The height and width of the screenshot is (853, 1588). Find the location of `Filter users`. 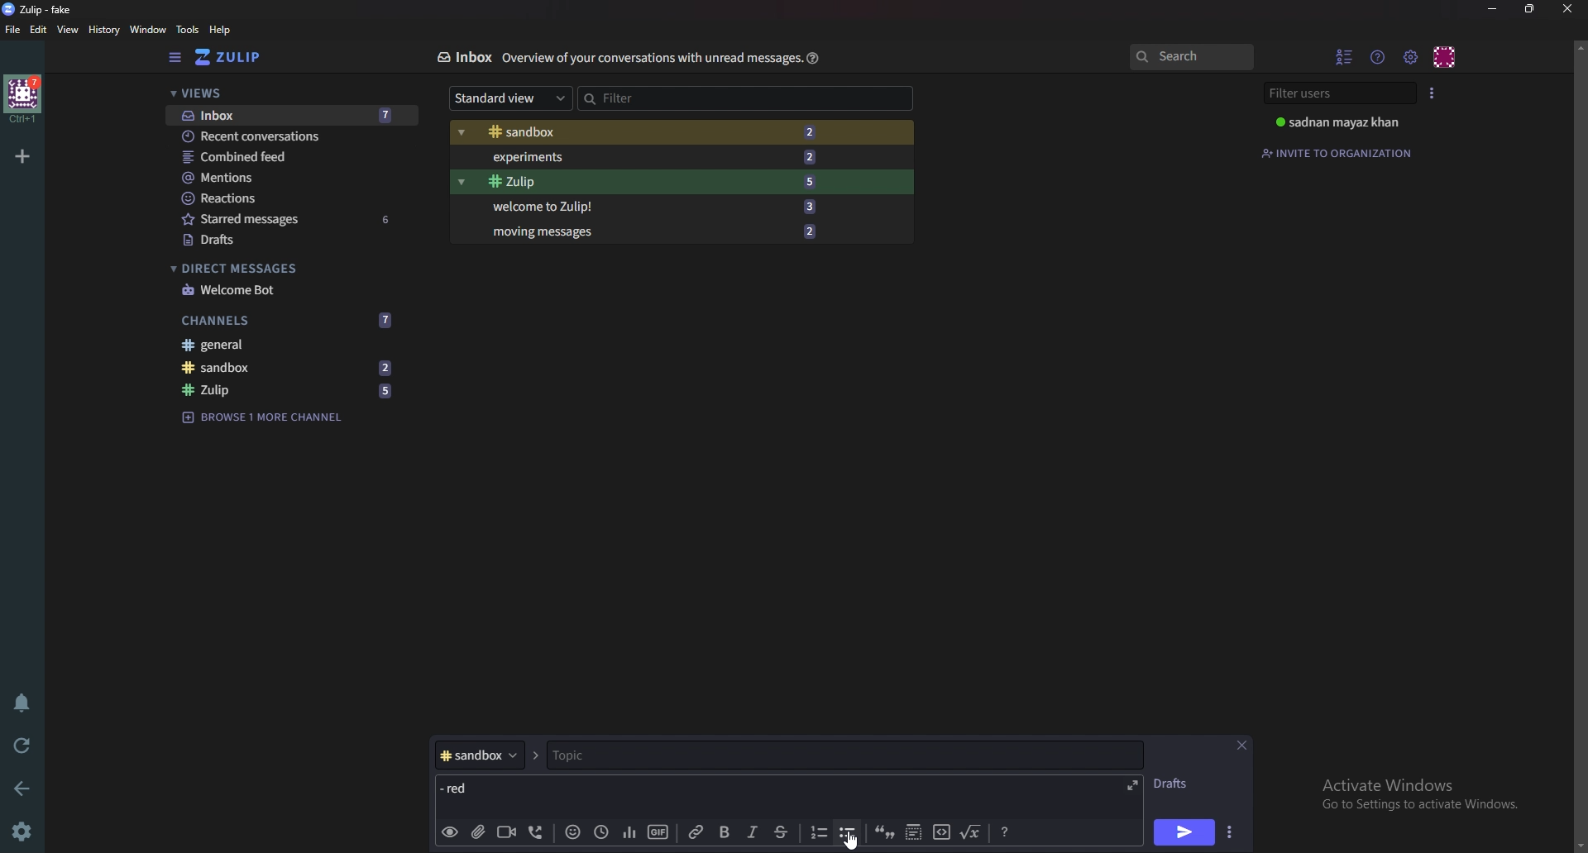

Filter users is located at coordinates (1342, 93).